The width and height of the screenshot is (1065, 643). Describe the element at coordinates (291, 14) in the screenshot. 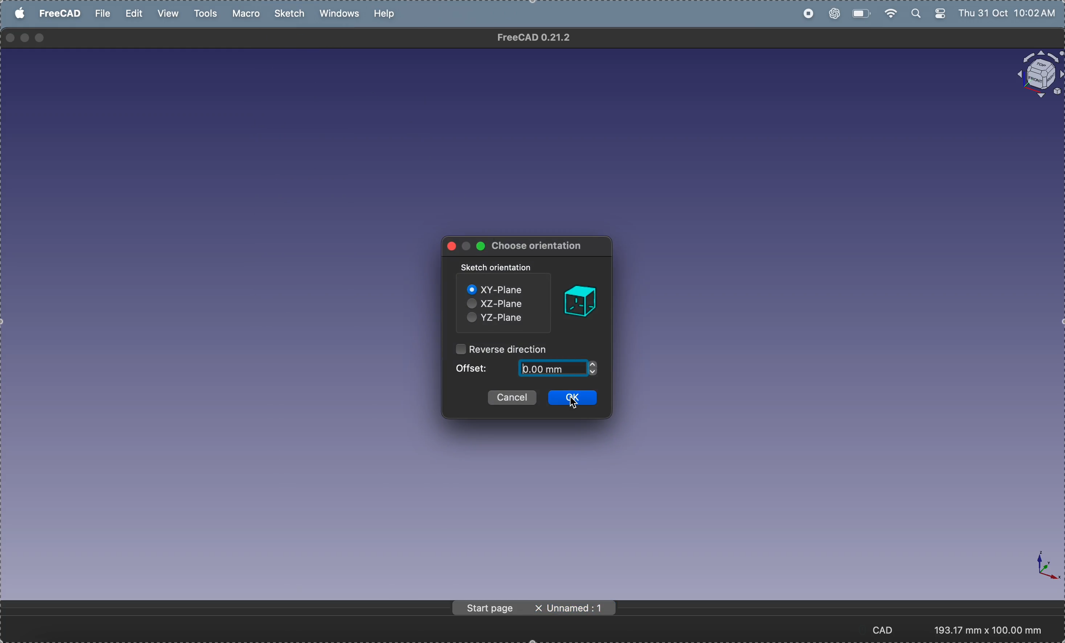

I see `sketch` at that location.